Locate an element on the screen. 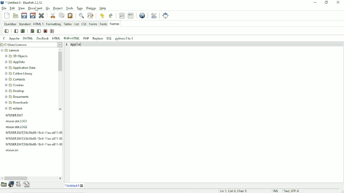 The width and height of the screenshot is (344, 193). Folder is located at coordinates (31, 45).